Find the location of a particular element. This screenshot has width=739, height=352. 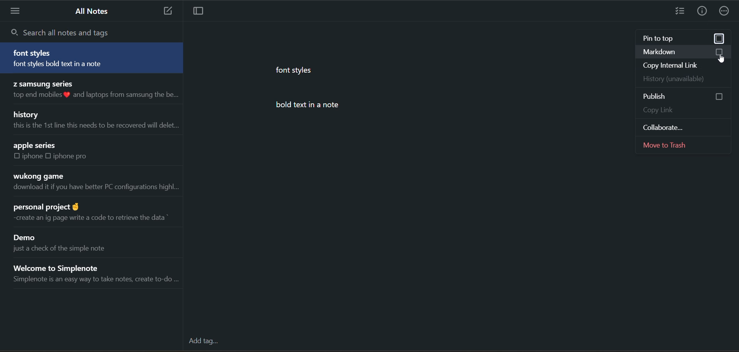

insert checklist is located at coordinates (680, 12).